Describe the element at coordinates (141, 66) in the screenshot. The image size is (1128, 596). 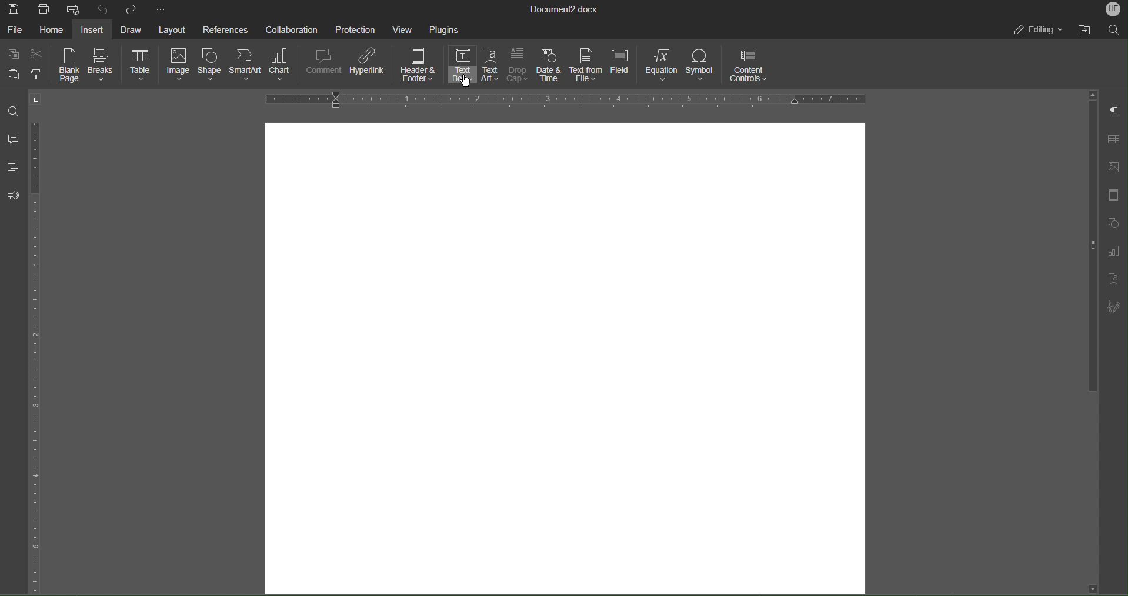
I see `Table` at that location.